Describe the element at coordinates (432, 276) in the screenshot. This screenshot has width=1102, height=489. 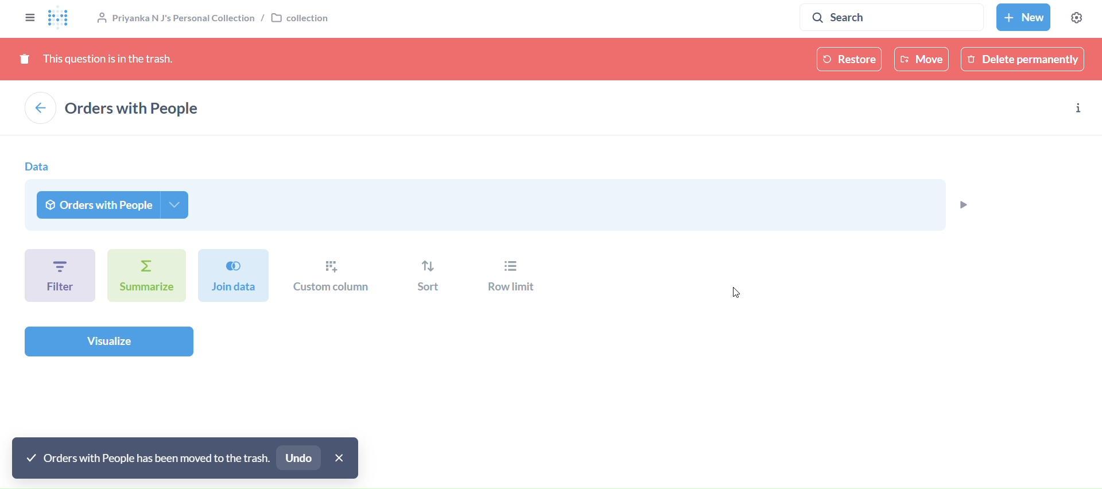
I see `sort` at that location.